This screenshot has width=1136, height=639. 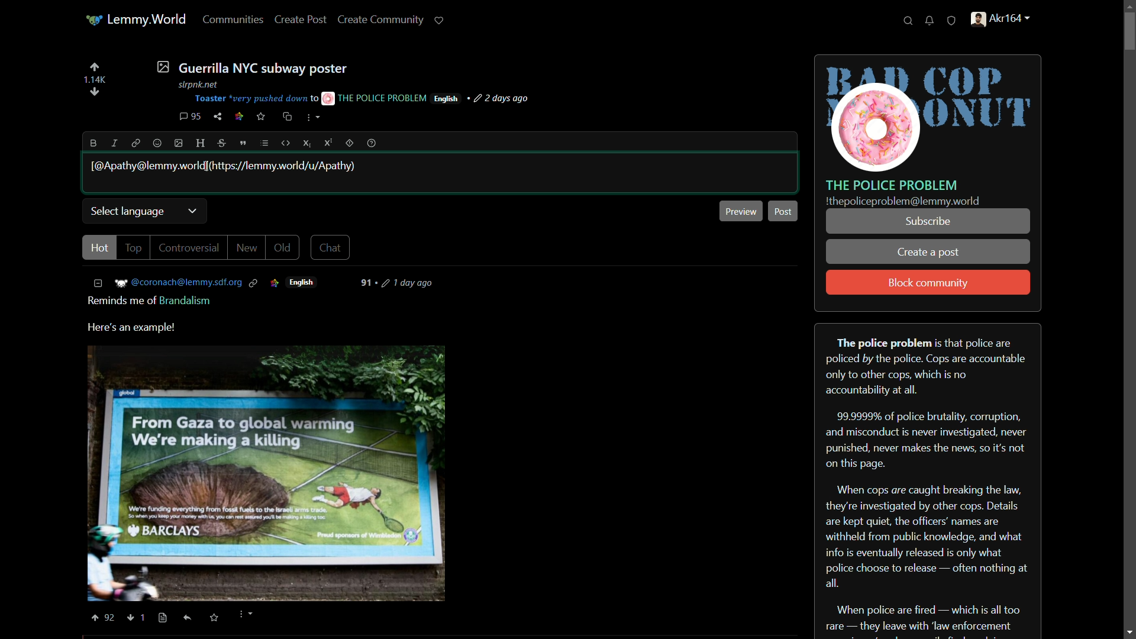 What do you see at coordinates (239, 118) in the screenshot?
I see `link` at bounding box center [239, 118].